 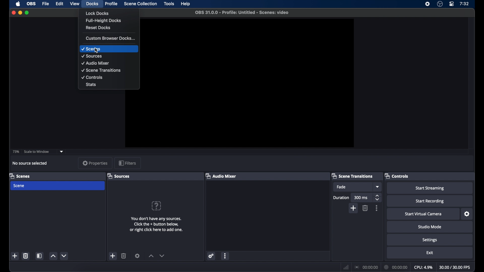 I want to click on more options, so click(x=225, y=256).